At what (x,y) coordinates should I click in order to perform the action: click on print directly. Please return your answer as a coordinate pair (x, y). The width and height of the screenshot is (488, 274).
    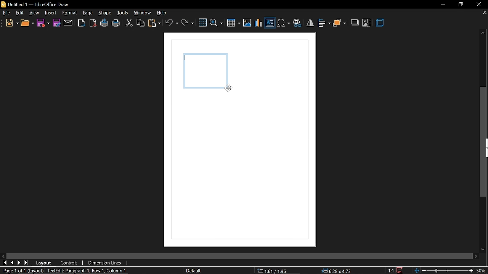
    Looking at the image, I should click on (105, 23).